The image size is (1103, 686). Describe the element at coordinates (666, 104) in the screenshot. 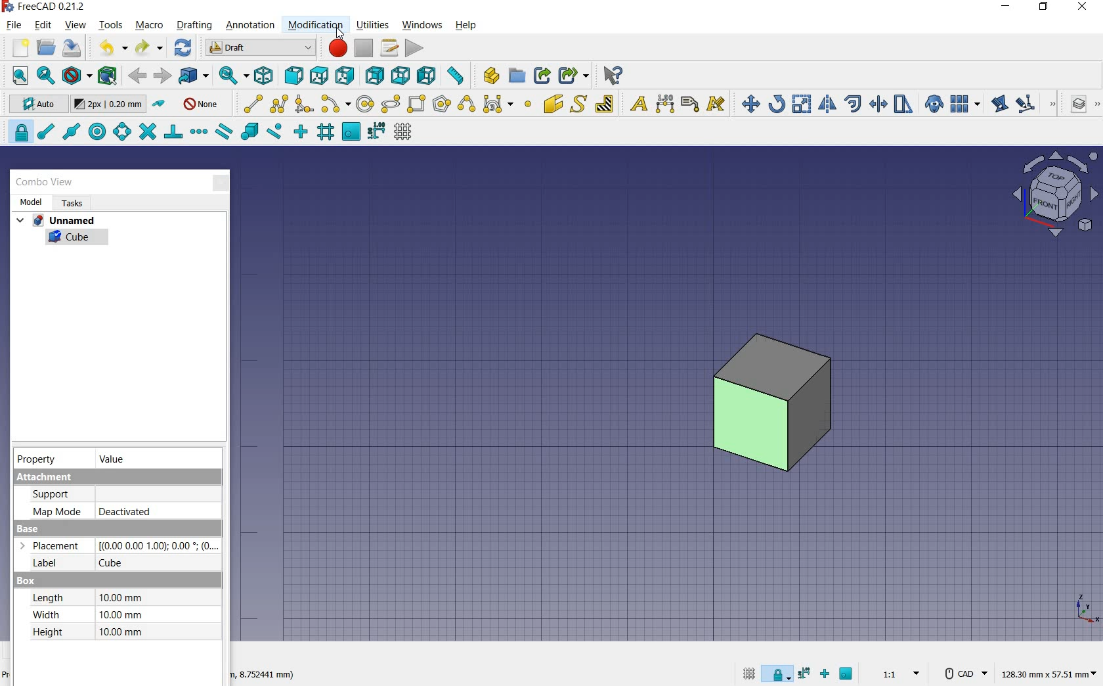

I see `dimension` at that location.